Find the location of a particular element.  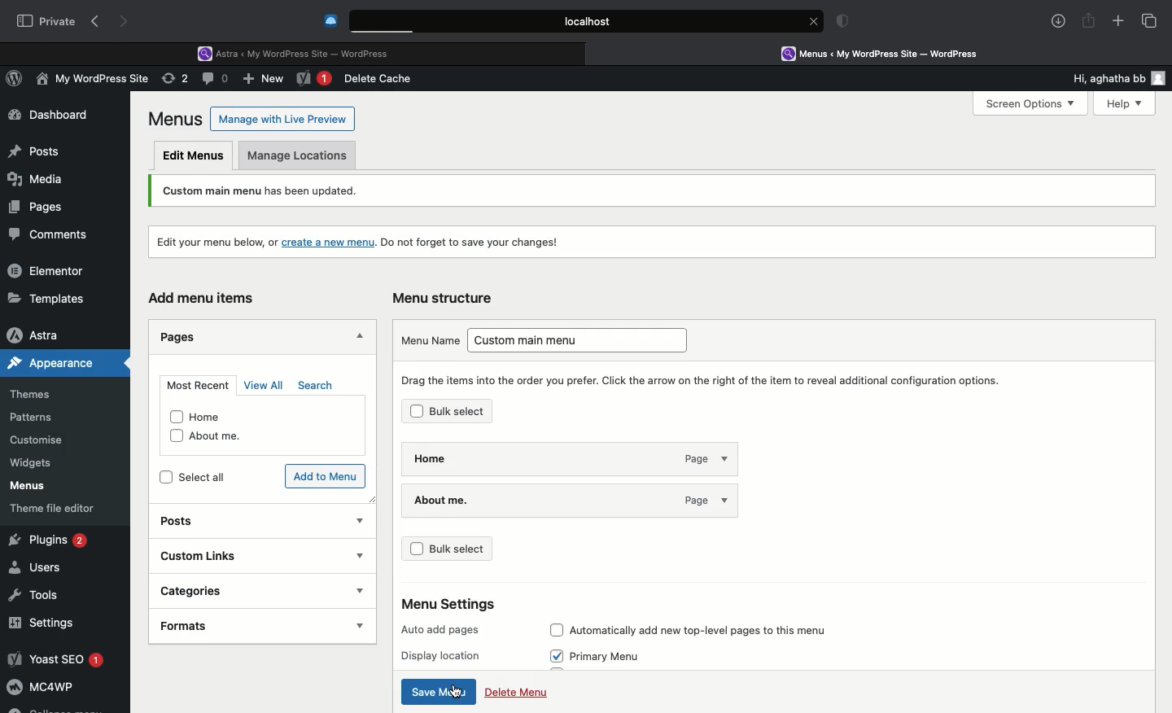

checkbox is located at coordinates (176, 436).